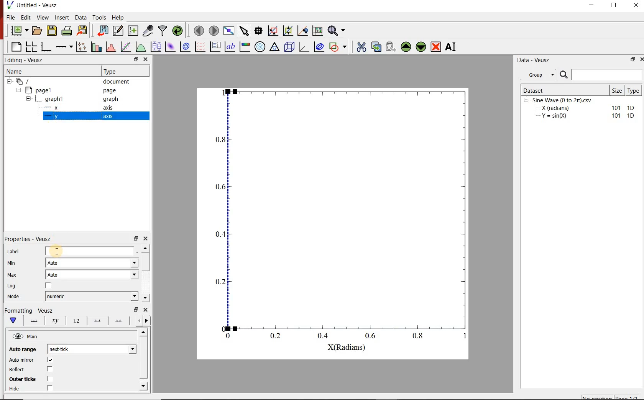  I want to click on Outer ticks, so click(21, 379).